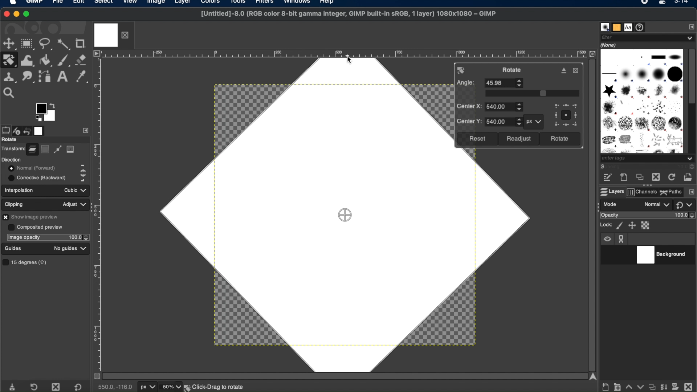  What do you see at coordinates (17, 15) in the screenshot?
I see `minimize` at bounding box center [17, 15].